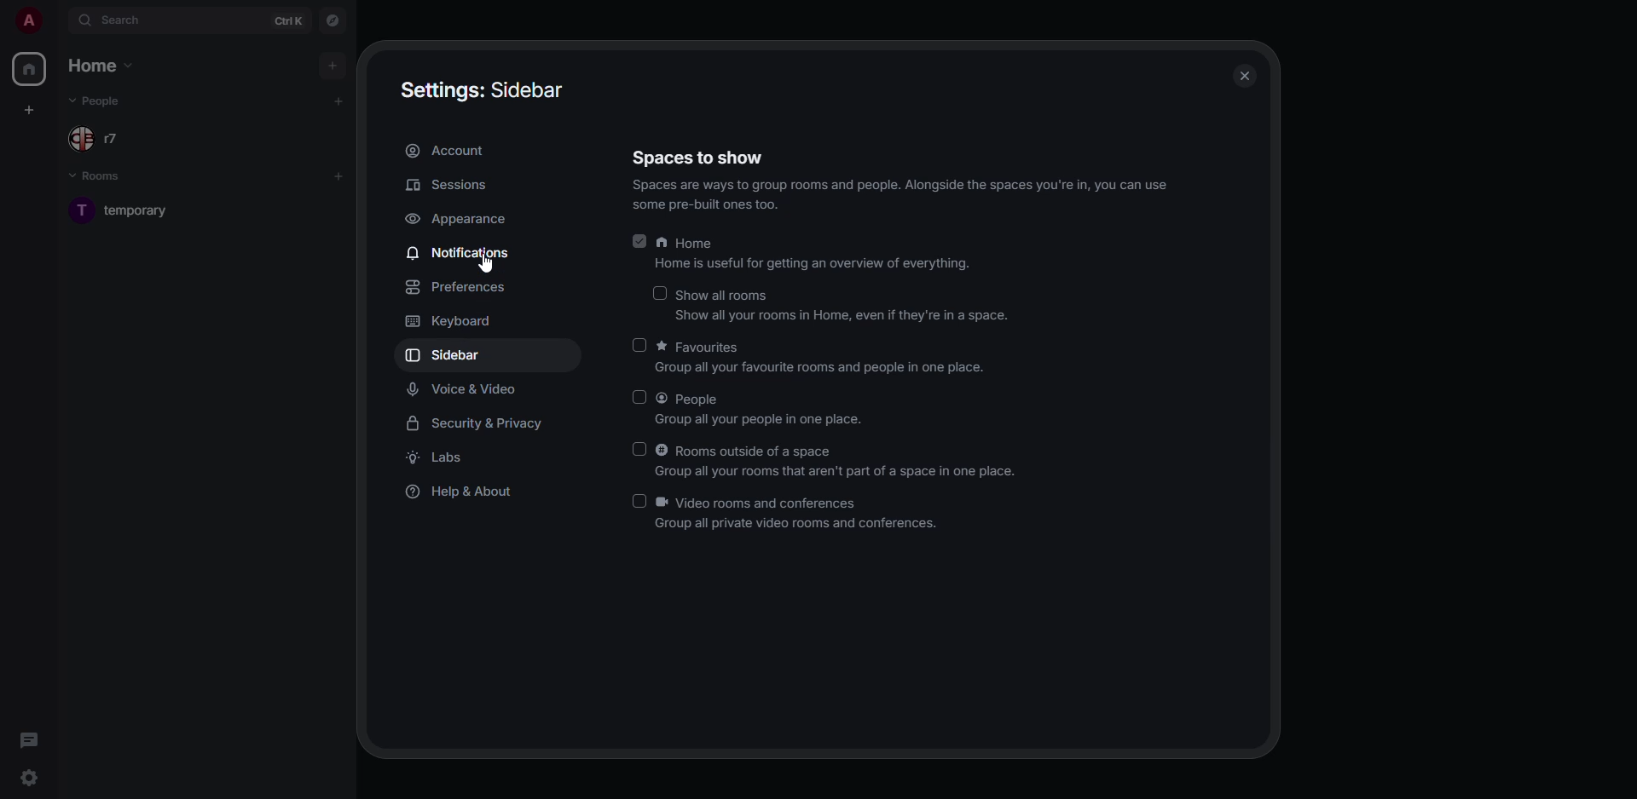  Describe the element at coordinates (813, 256) in the screenshot. I see `home` at that location.